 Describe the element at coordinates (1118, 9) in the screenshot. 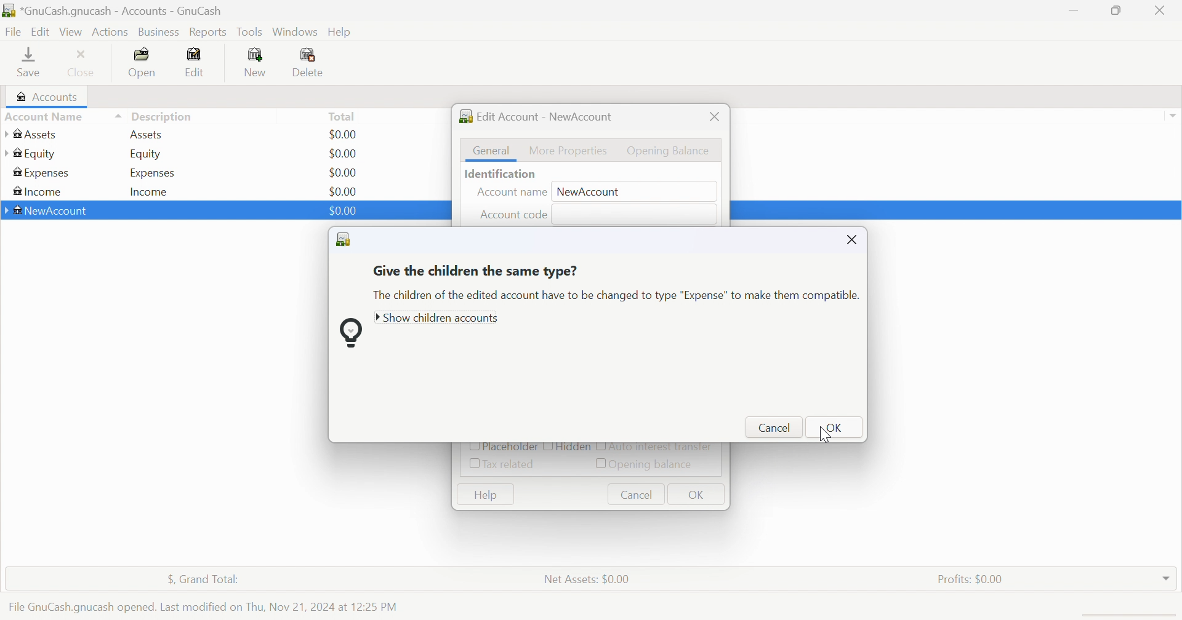

I see `Restore Down` at that location.